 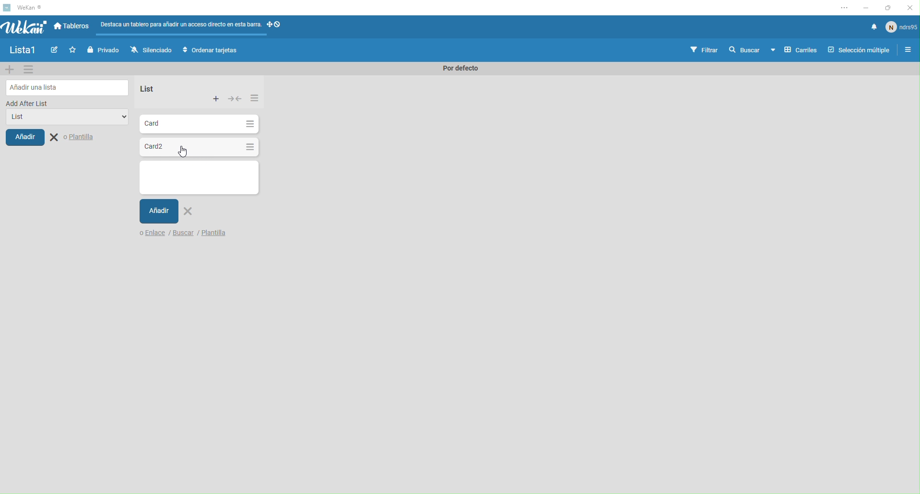 I want to click on write new, so click(x=53, y=51).